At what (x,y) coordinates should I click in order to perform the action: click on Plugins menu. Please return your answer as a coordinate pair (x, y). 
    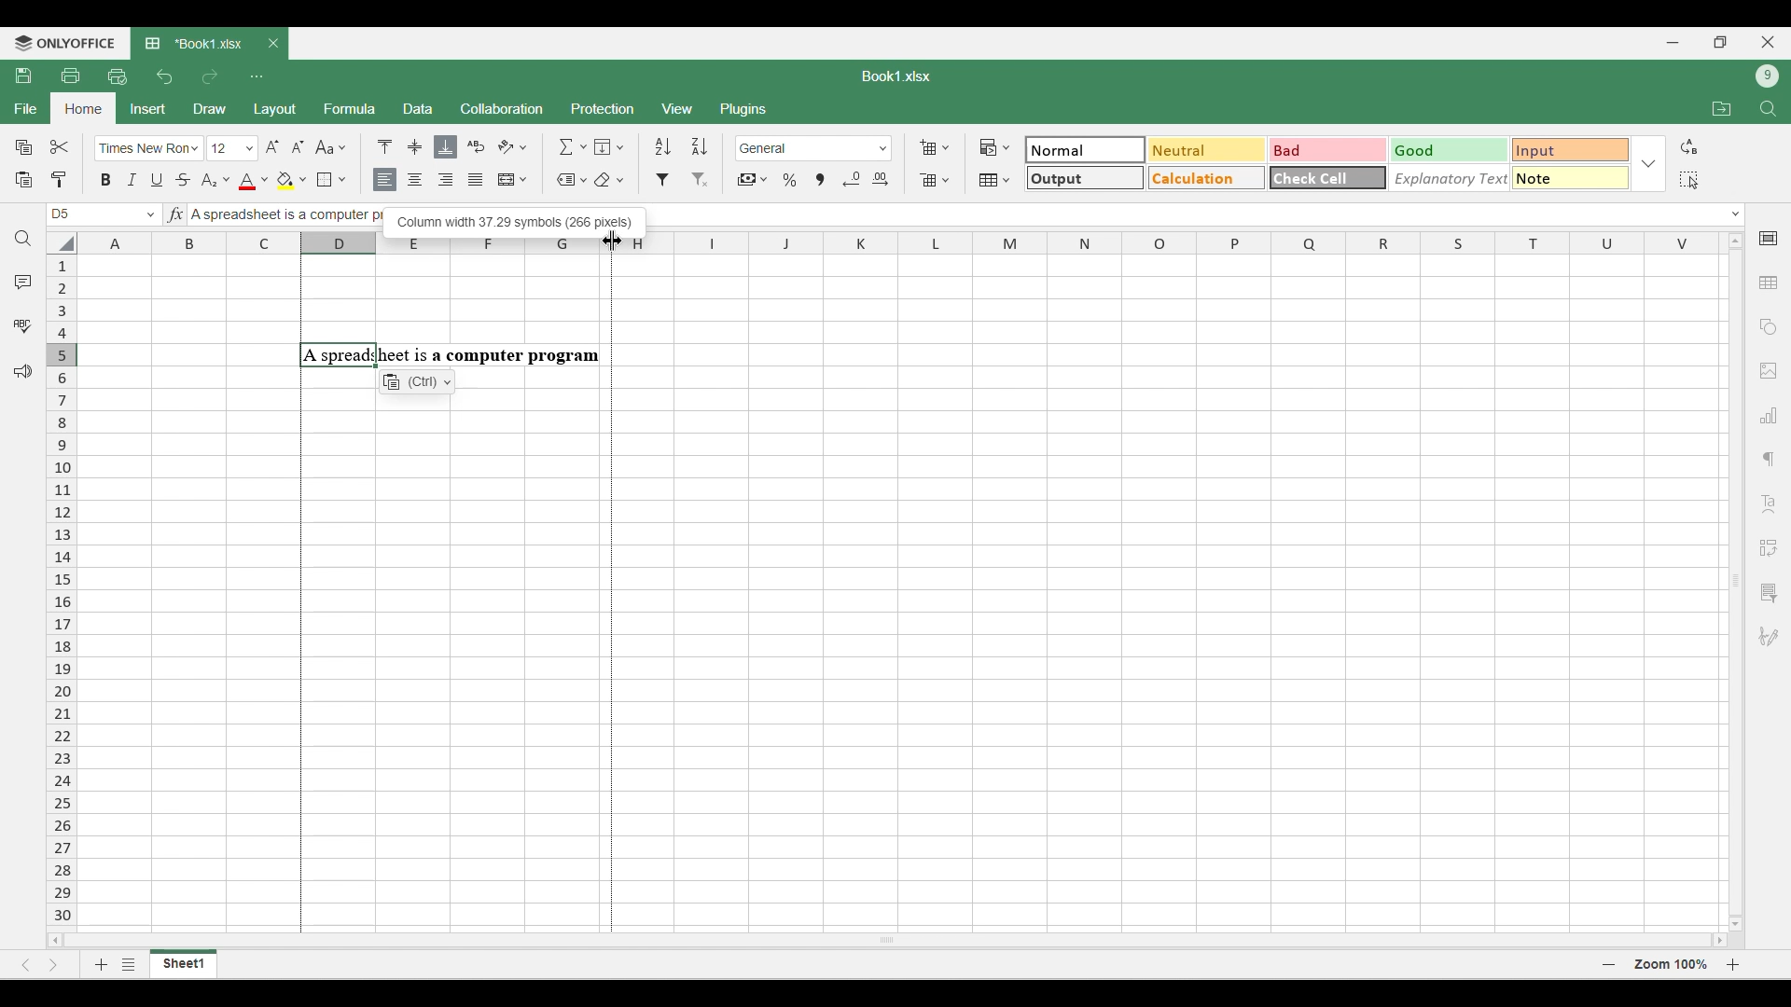
    Looking at the image, I should click on (745, 109).